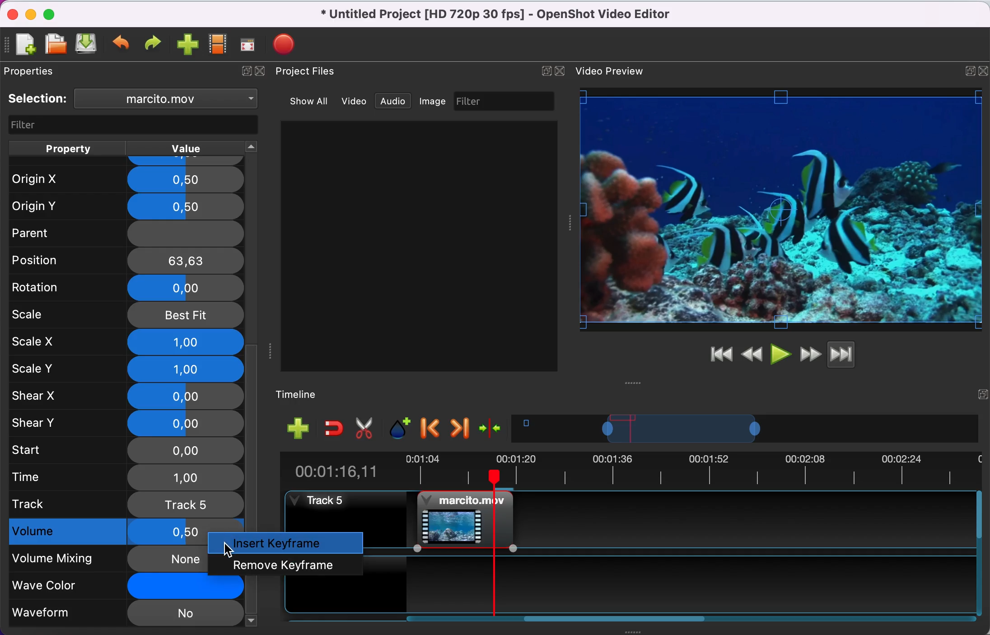  I want to click on center the timeline, so click(493, 430).